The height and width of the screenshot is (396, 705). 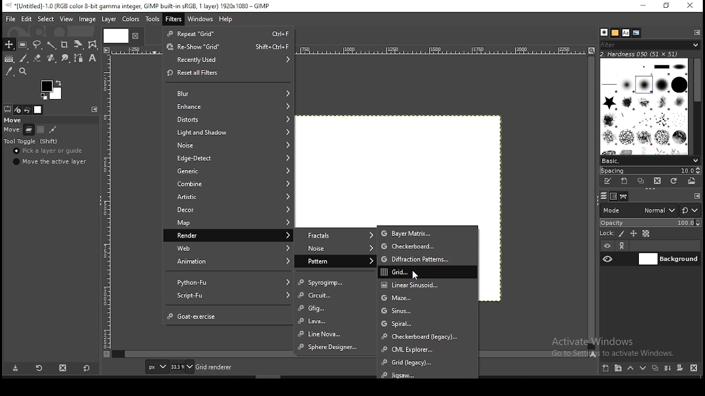 I want to click on enhance, so click(x=228, y=106).